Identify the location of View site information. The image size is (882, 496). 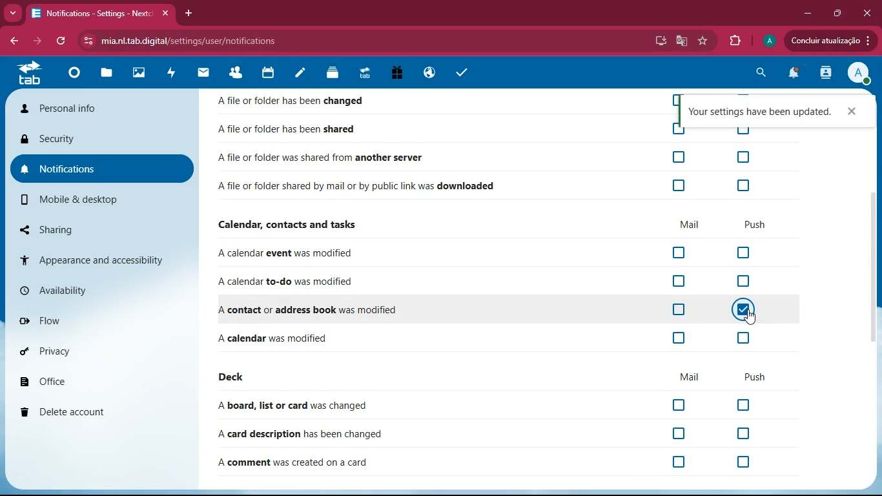
(89, 41).